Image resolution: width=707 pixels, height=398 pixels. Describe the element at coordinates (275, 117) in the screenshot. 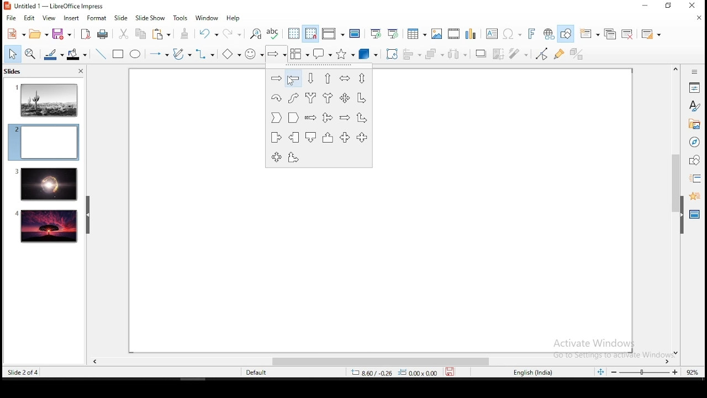

I see `chevron` at that location.